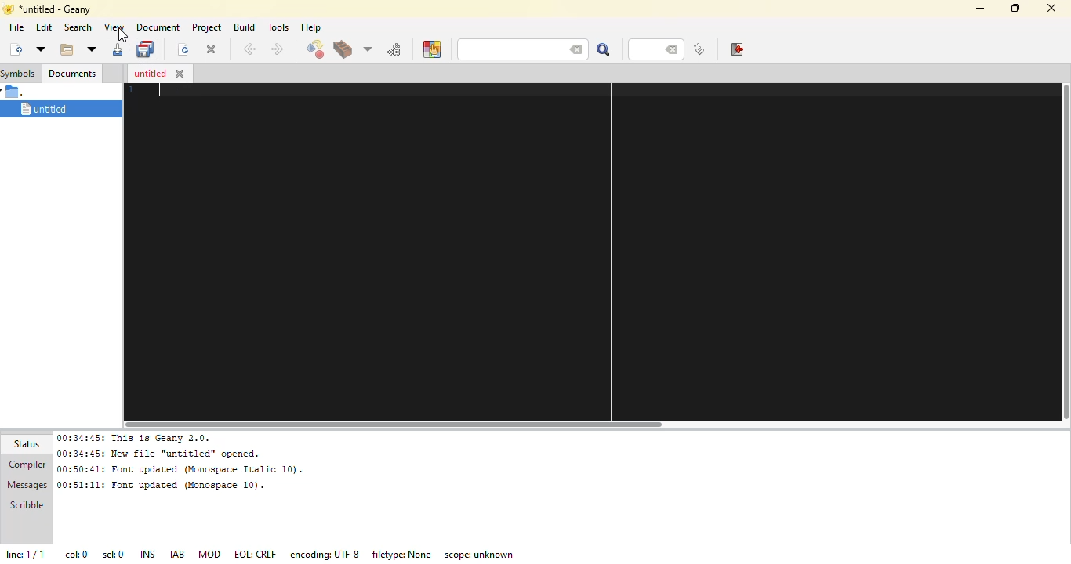 The height and width of the screenshot is (564, 1071). I want to click on work space, so click(583, 251).